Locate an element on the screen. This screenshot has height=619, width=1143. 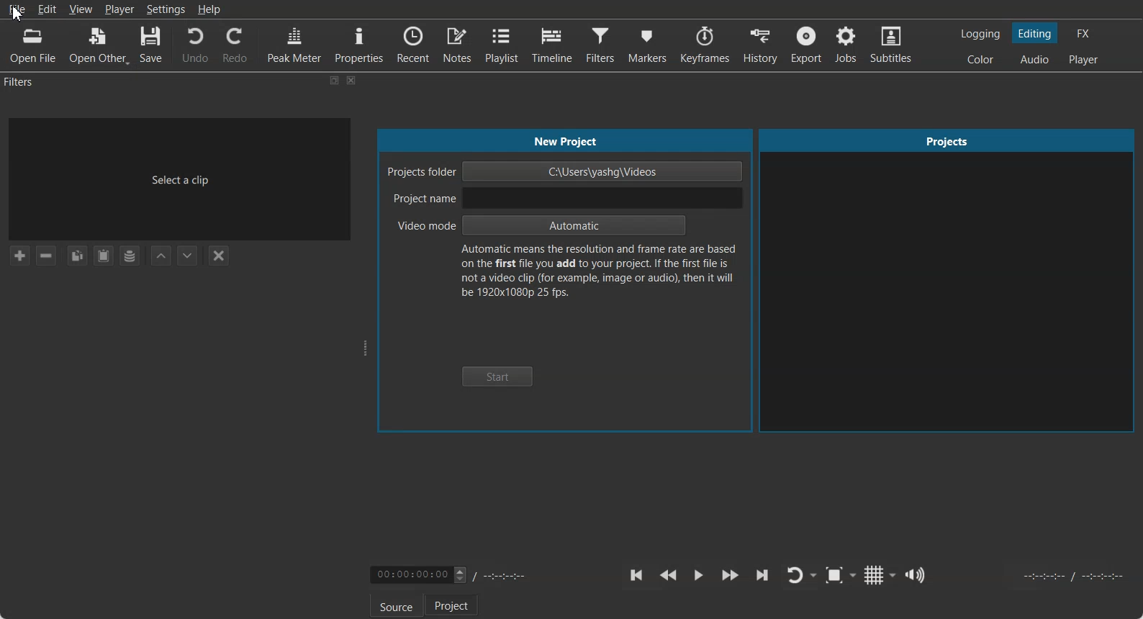
Drop down box is located at coordinates (815, 576).